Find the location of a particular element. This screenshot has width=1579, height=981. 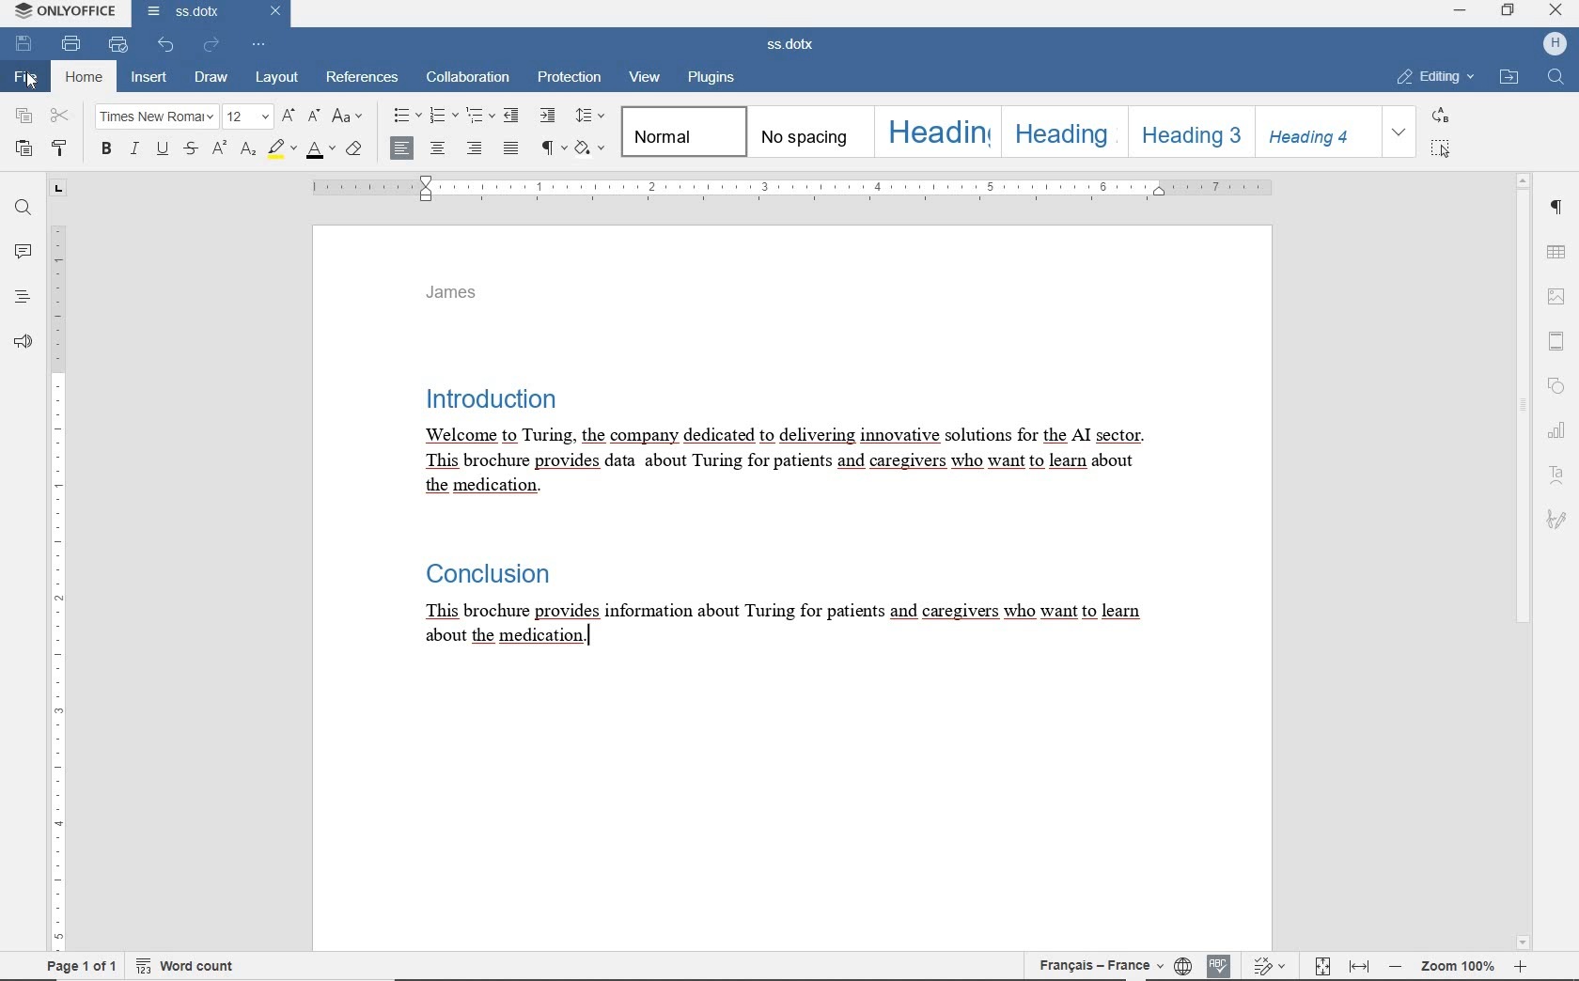

ALIGN RIGHT is located at coordinates (475, 148).